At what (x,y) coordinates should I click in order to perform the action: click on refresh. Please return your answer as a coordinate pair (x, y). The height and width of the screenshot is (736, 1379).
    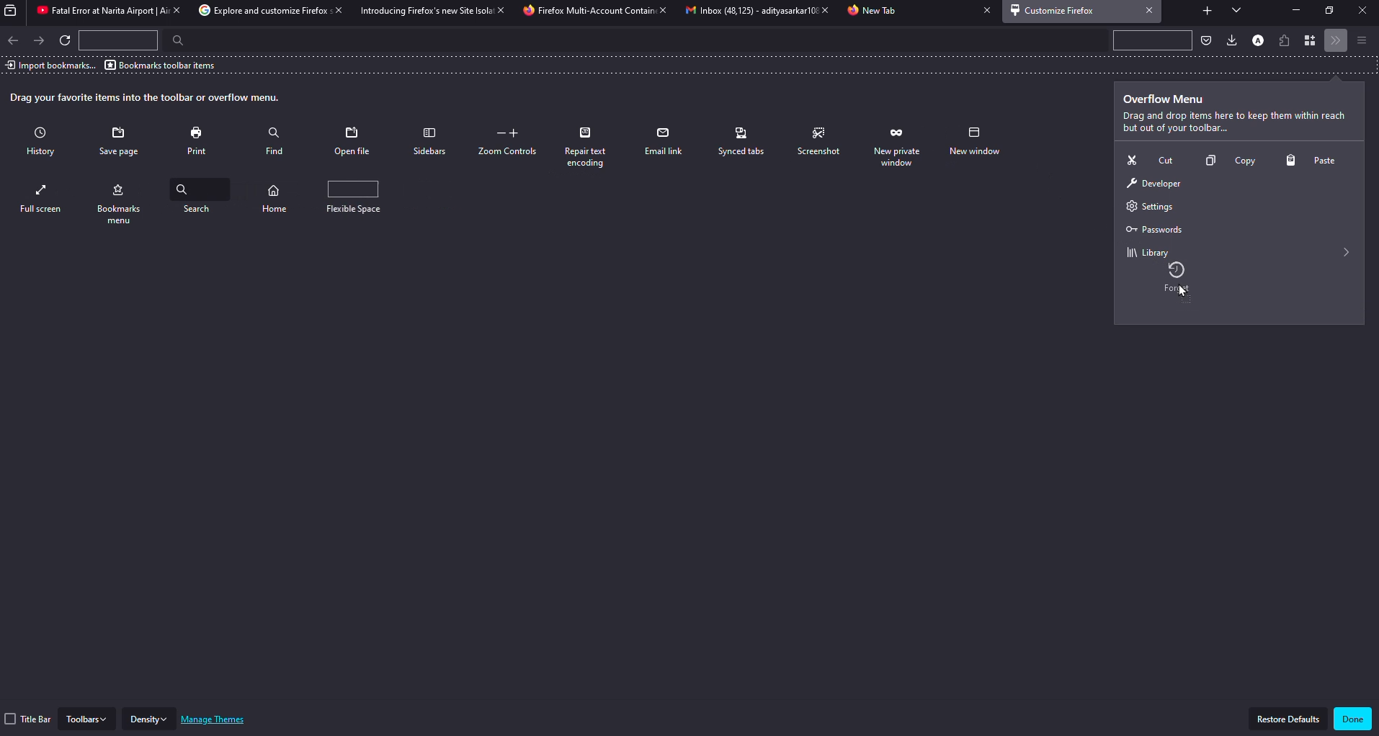
    Looking at the image, I should click on (67, 42).